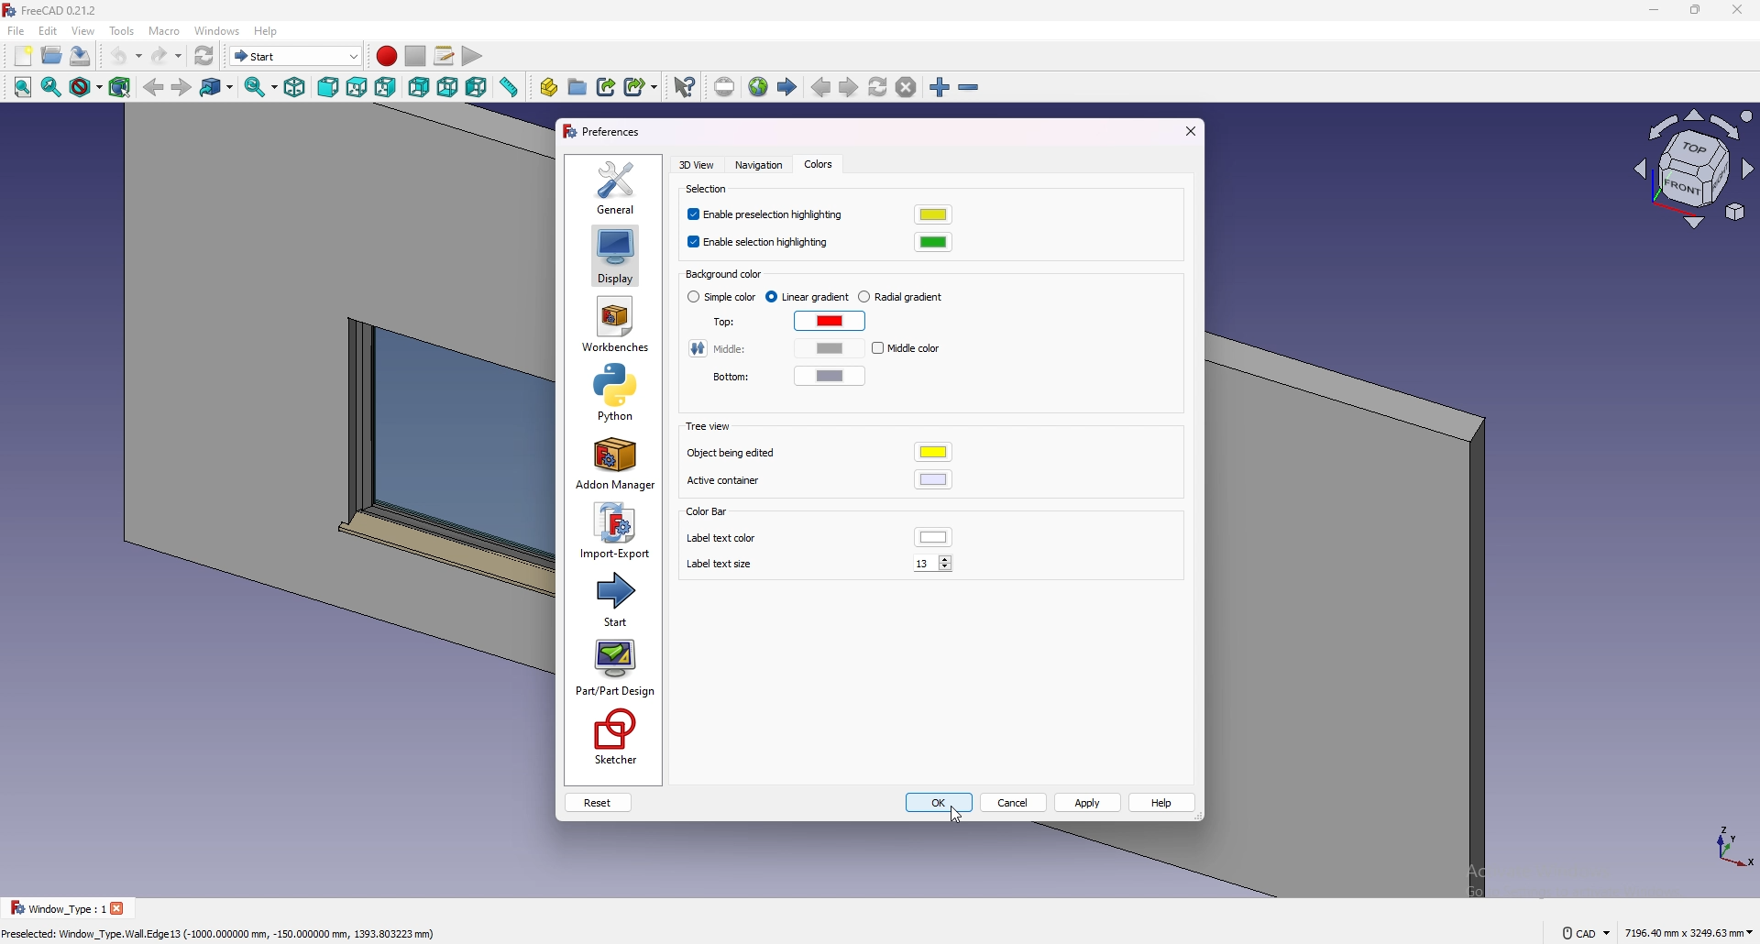 The image size is (1760, 944). Describe the element at coordinates (165, 31) in the screenshot. I see `macro` at that location.